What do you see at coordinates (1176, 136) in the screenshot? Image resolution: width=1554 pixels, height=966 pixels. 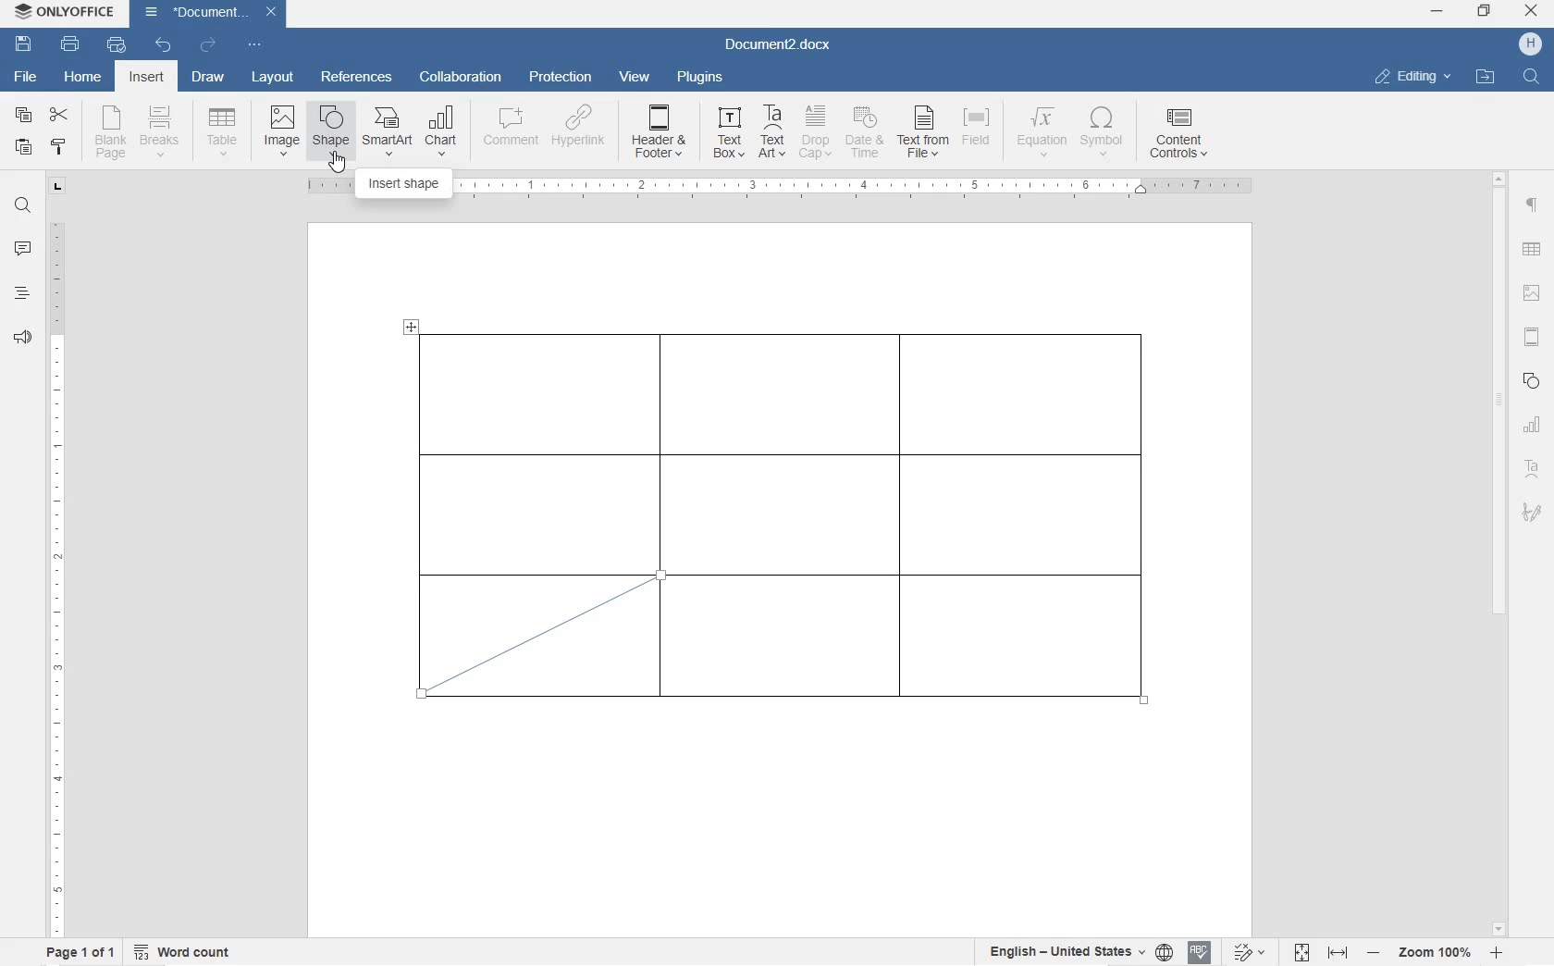 I see `CONTENT CONTROLS` at bounding box center [1176, 136].